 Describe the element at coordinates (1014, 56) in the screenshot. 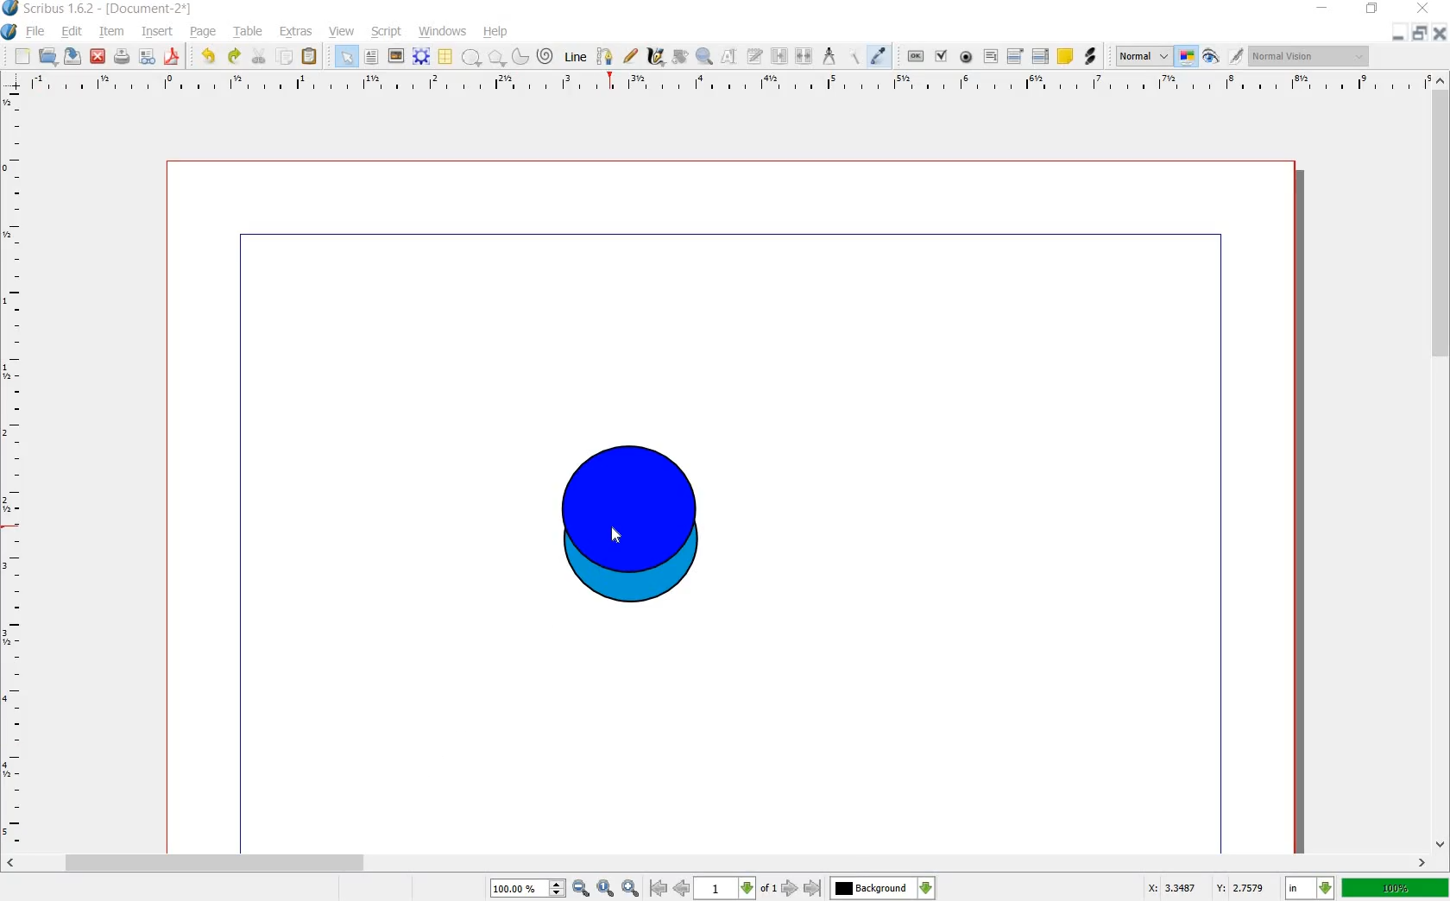

I see `pdf combo box` at that location.